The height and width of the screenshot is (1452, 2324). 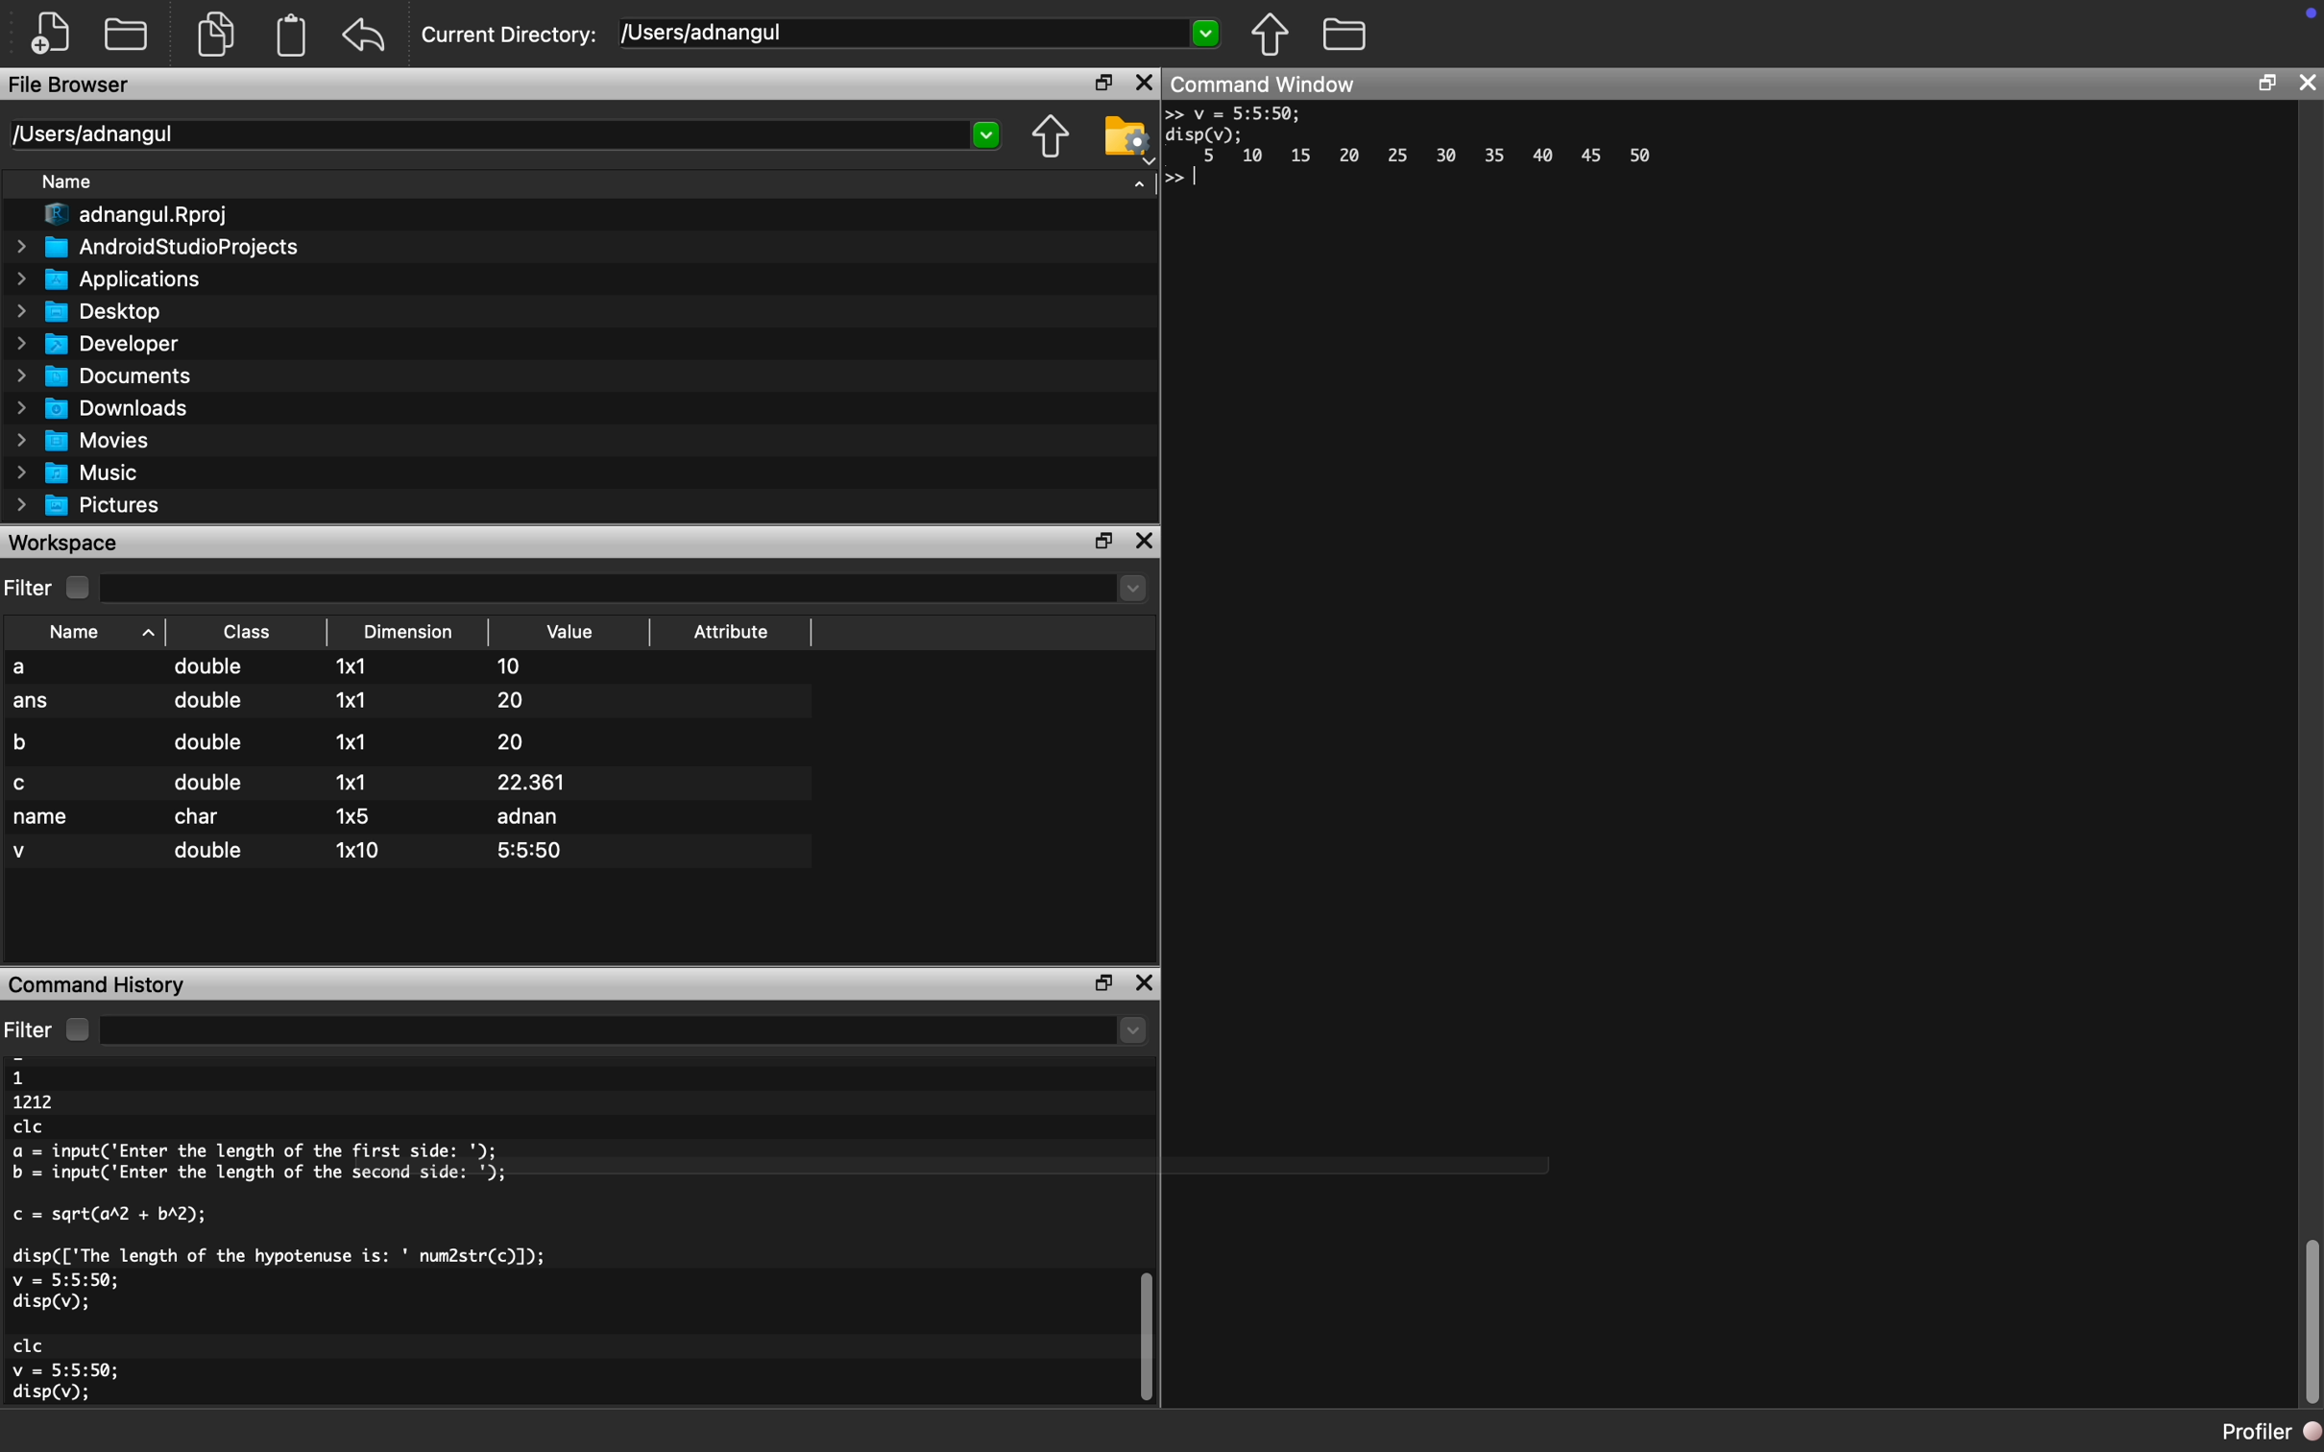 I want to click on Command History, so click(x=98, y=984).